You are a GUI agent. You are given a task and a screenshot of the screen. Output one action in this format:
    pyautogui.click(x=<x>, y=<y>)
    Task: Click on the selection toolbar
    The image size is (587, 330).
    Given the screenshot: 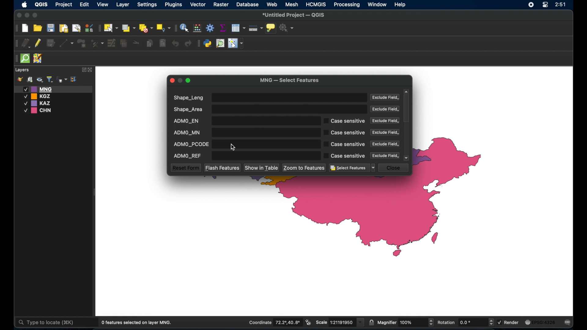 What is the action you would take?
    pyautogui.click(x=99, y=28)
    